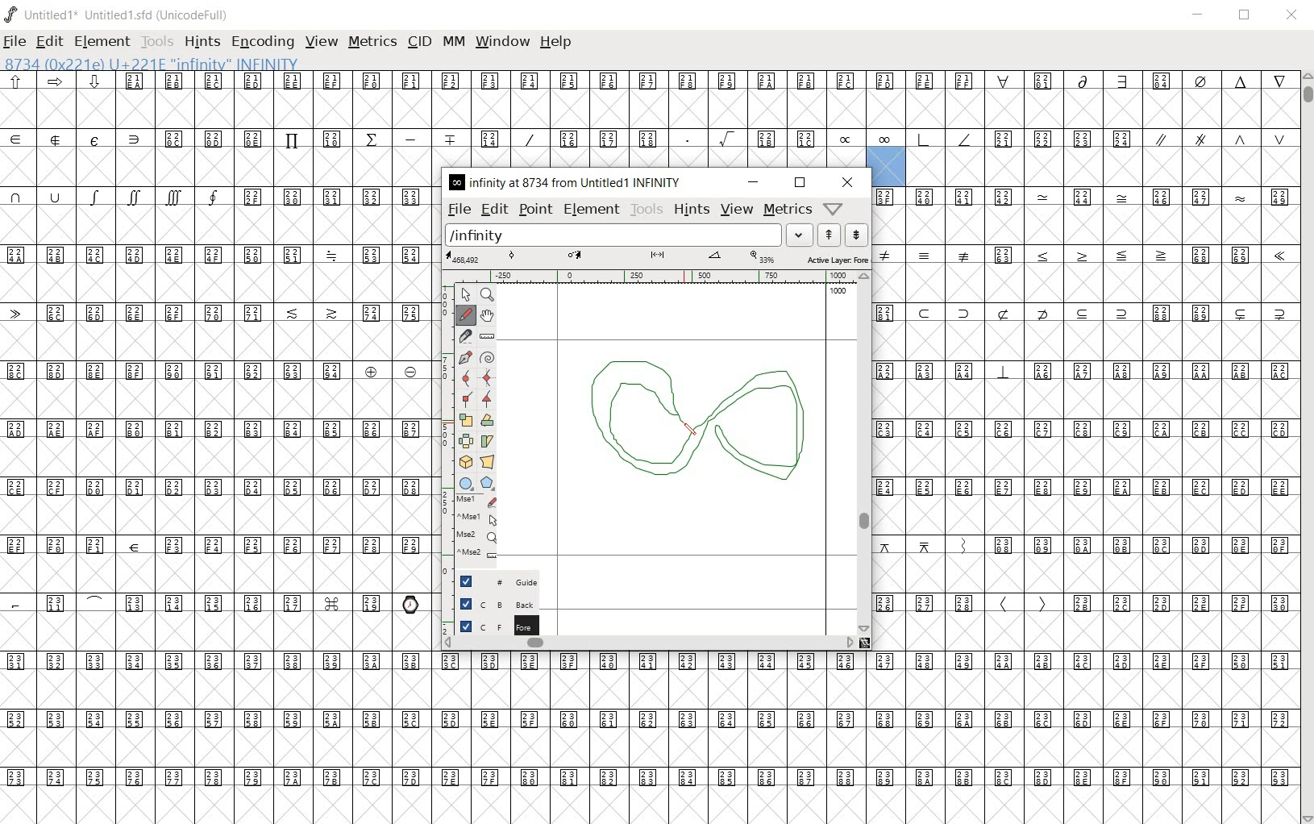  What do you see at coordinates (1105, 256) in the screenshot?
I see `symbols` at bounding box center [1105, 256].